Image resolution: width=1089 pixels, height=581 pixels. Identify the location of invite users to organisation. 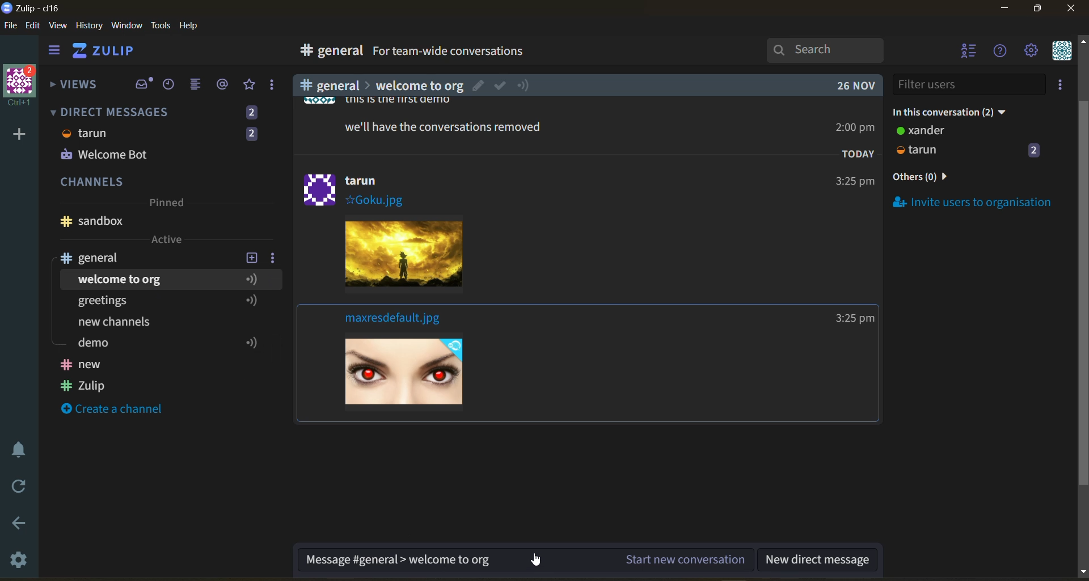
(973, 202).